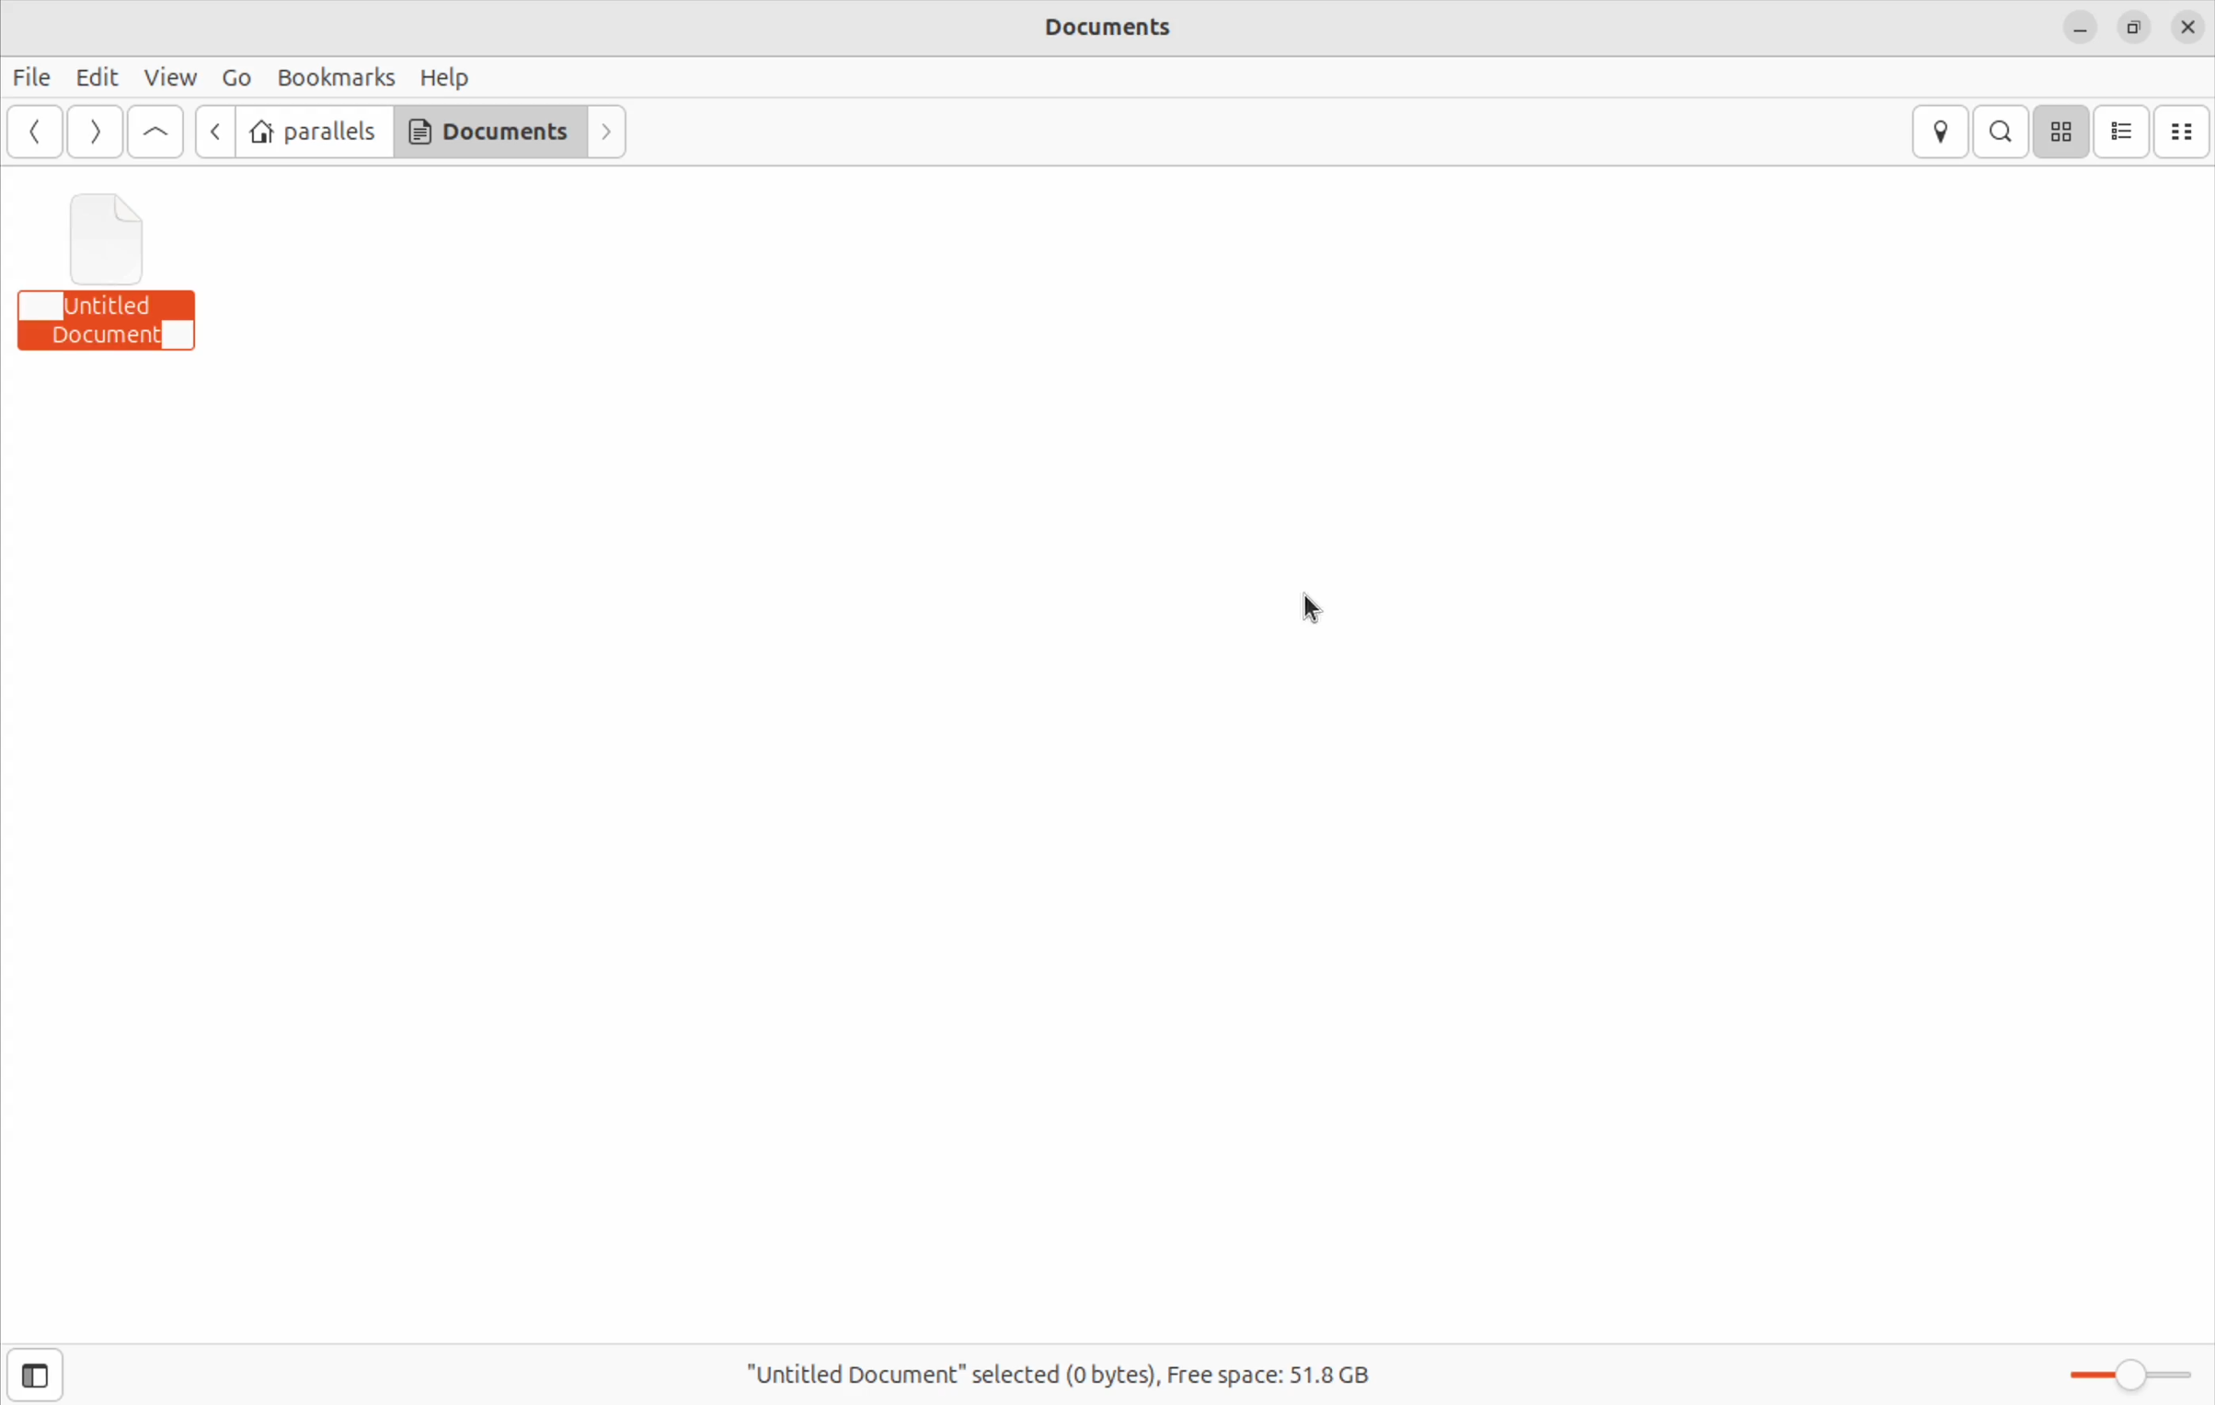 The image size is (2215, 1405). What do you see at coordinates (1077, 1368) in the screenshot?
I see `"Untitled Document" selected(0 bytes), Free space: 51.8 GB` at bounding box center [1077, 1368].